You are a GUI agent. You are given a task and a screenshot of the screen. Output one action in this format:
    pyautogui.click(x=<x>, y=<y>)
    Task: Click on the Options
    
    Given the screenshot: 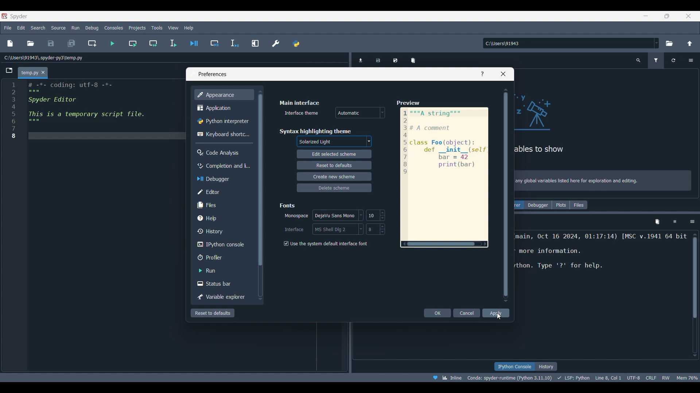 What is the action you would take?
    pyautogui.click(x=691, y=60)
    